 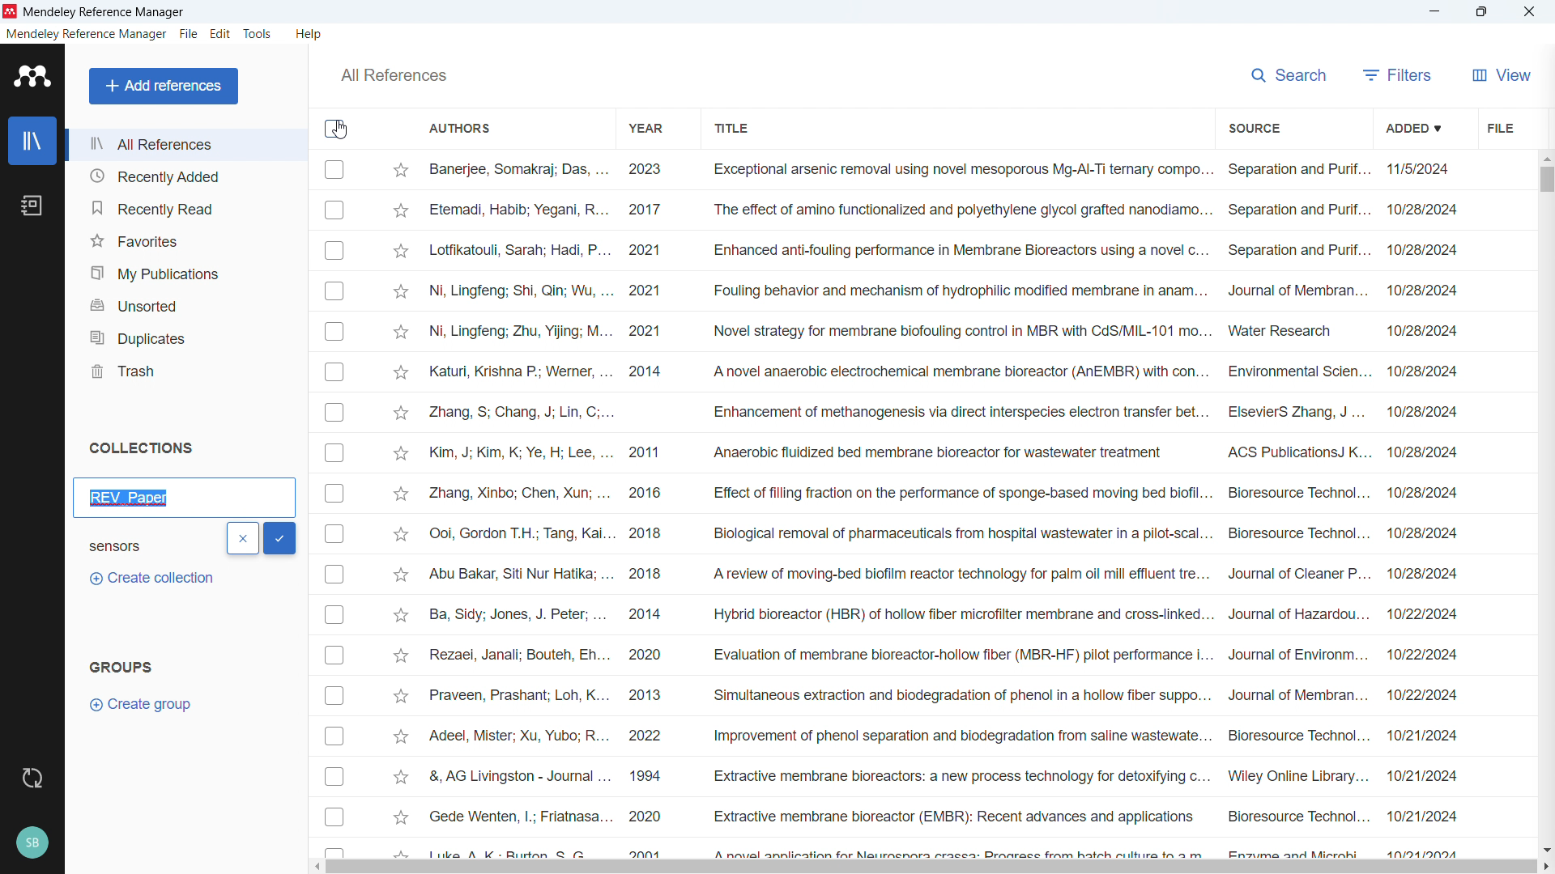 What do you see at coordinates (334, 210) in the screenshot?
I see `Select respective publication` at bounding box center [334, 210].